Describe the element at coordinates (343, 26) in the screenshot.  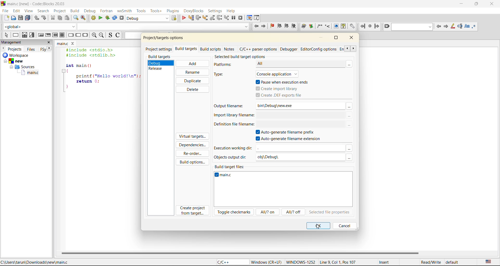
I see `View generated HTML Help documentation` at that location.